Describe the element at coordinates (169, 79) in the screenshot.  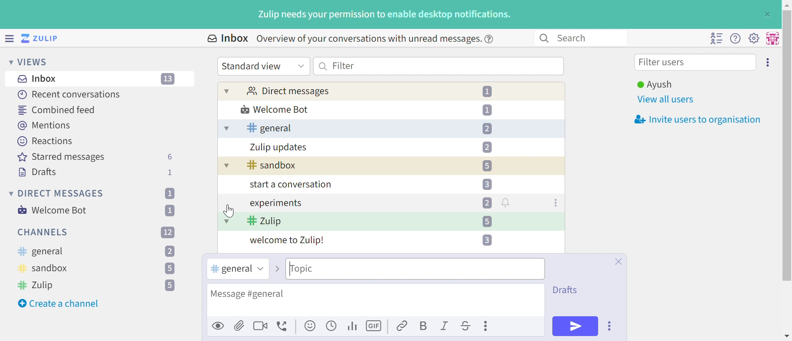
I see `13` at that location.